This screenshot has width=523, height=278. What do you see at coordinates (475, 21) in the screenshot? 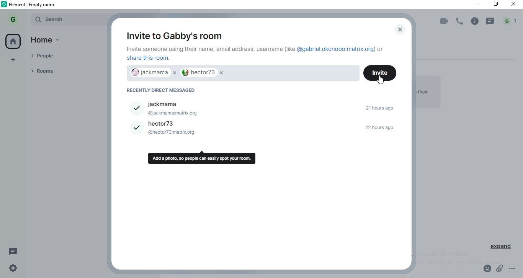
I see `info` at bounding box center [475, 21].